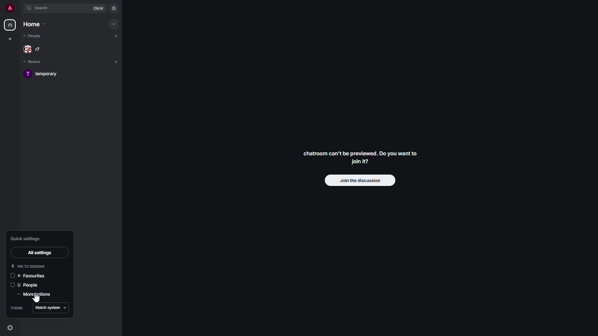 Image resolution: width=598 pixels, height=336 pixels. What do you see at coordinates (113, 9) in the screenshot?
I see `navigator` at bounding box center [113, 9].